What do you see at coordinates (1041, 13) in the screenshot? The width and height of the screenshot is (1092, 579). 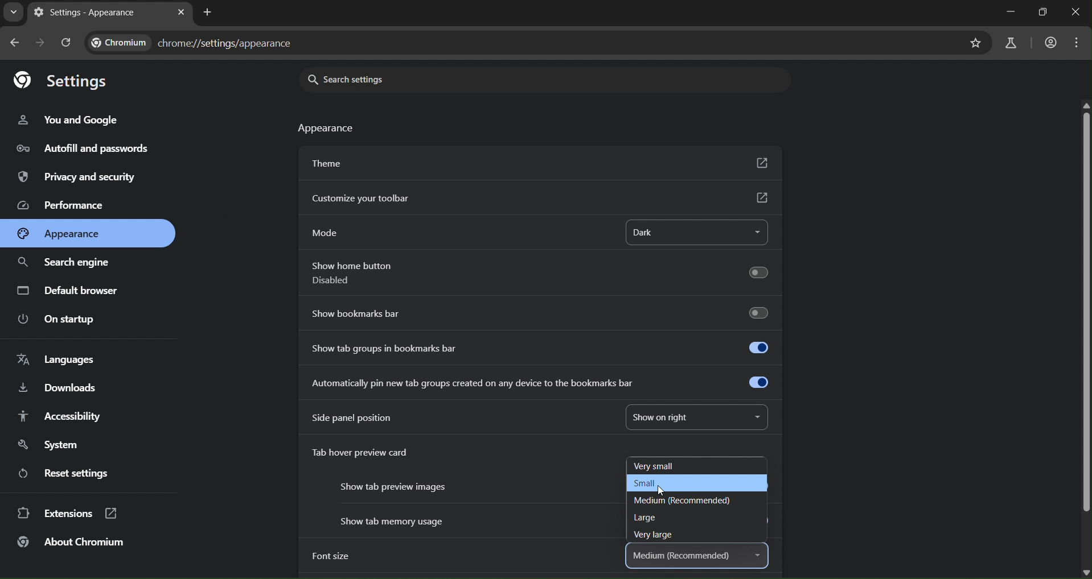 I see `restore down` at bounding box center [1041, 13].